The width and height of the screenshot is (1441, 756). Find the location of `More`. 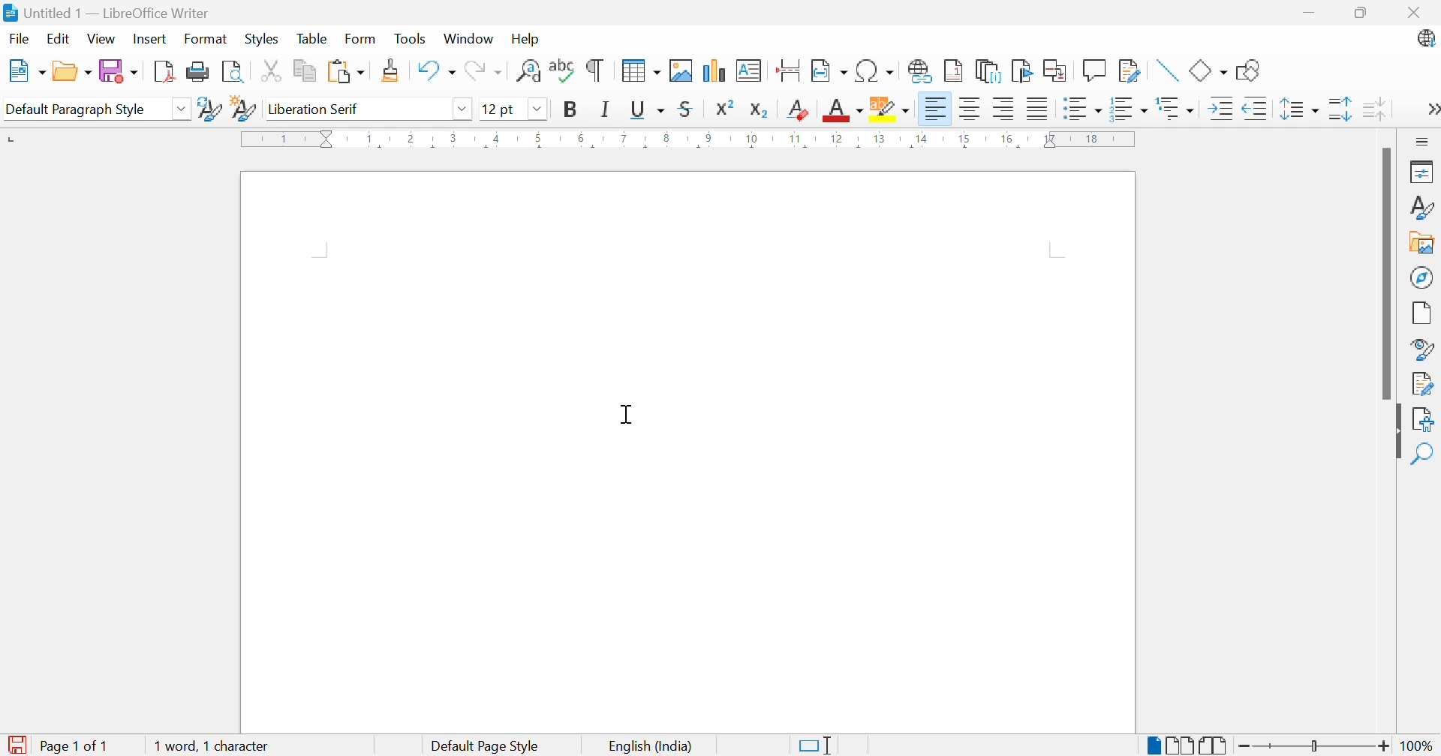

More is located at coordinates (1432, 111).